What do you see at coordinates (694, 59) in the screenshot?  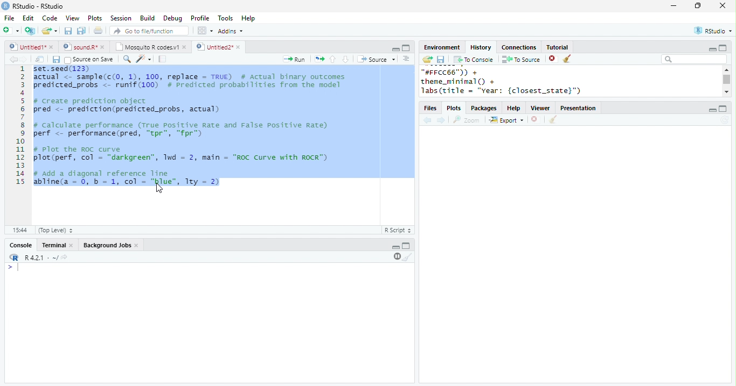 I see `search bar` at bounding box center [694, 59].